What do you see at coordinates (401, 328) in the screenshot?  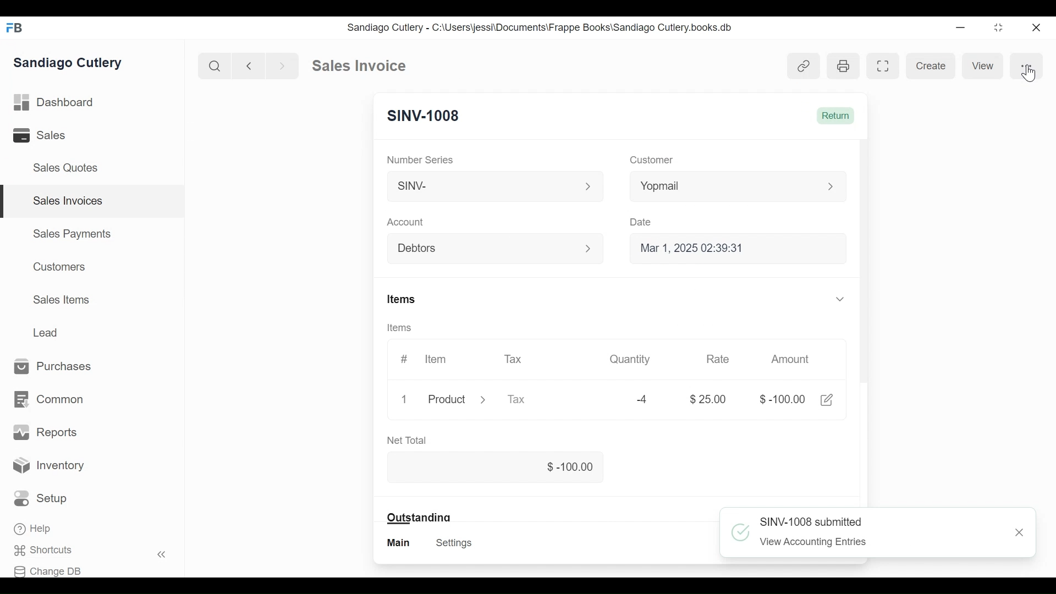 I see `Items` at bounding box center [401, 328].